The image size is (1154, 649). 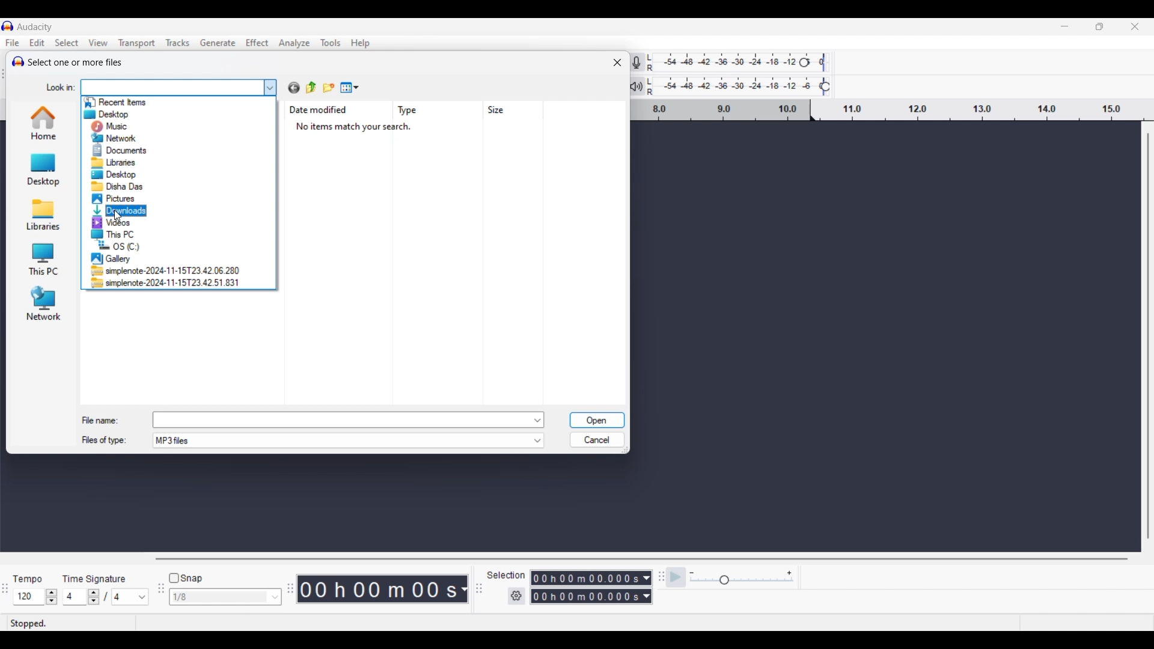 What do you see at coordinates (67, 43) in the screenshot?
I see `Select menu` at bounding box center [67, 43].